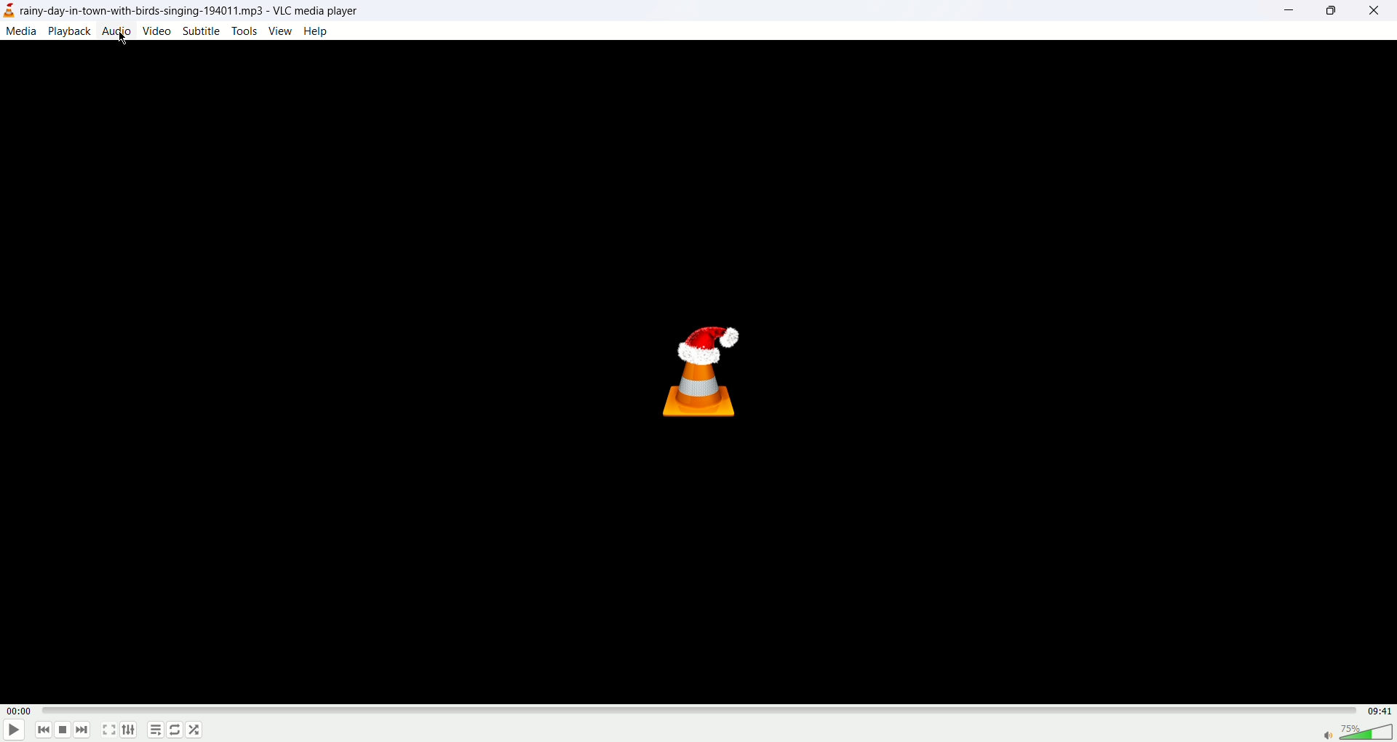 This screenshot has height=742, width=1397. I want to click on \y-day-in-town-with-birds-singing-194011.mp3 - VLC media player, so click(193, 9).